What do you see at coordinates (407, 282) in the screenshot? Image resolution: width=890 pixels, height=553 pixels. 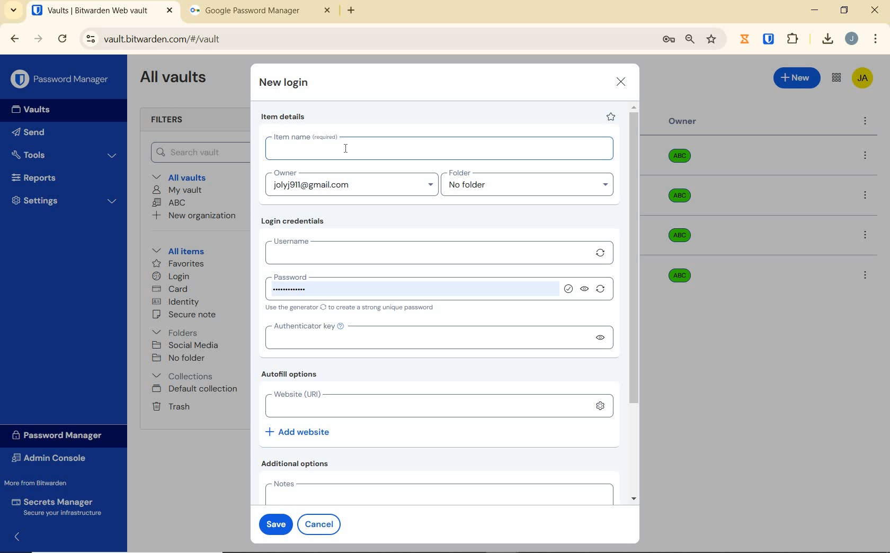 I see `password` at bounding box center [407, 282].